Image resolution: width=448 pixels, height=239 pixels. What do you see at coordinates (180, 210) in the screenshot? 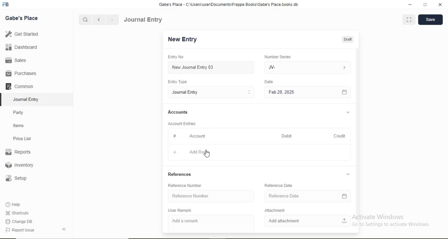
I see `User Remark` at bounding box center [180, 210].